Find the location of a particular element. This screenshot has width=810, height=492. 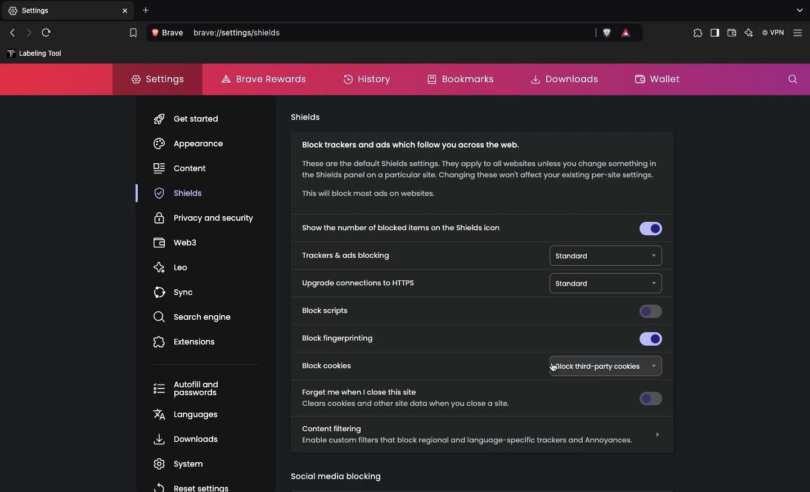

Wallet is located at coordinates (732, 34).